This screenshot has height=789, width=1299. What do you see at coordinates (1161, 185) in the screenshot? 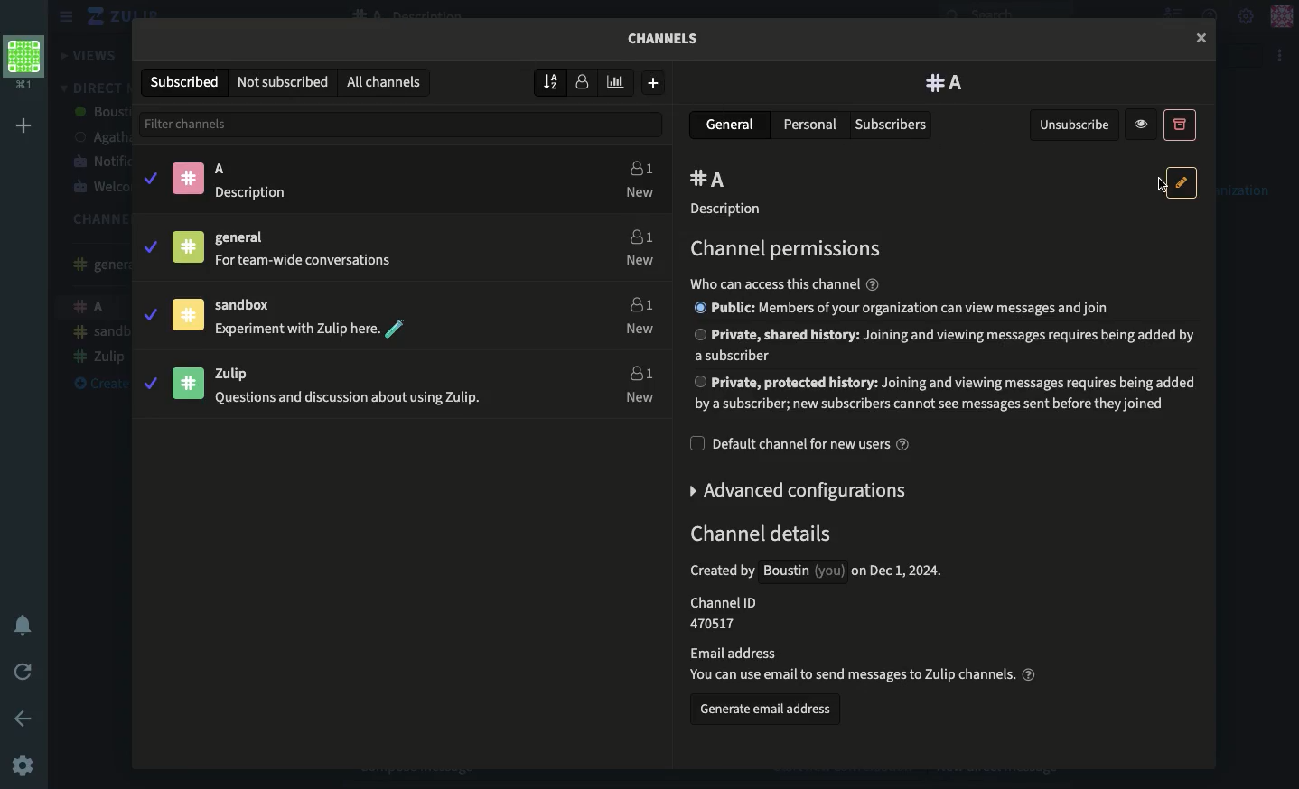
I see `cursor` at bounding box center [1161, 185].